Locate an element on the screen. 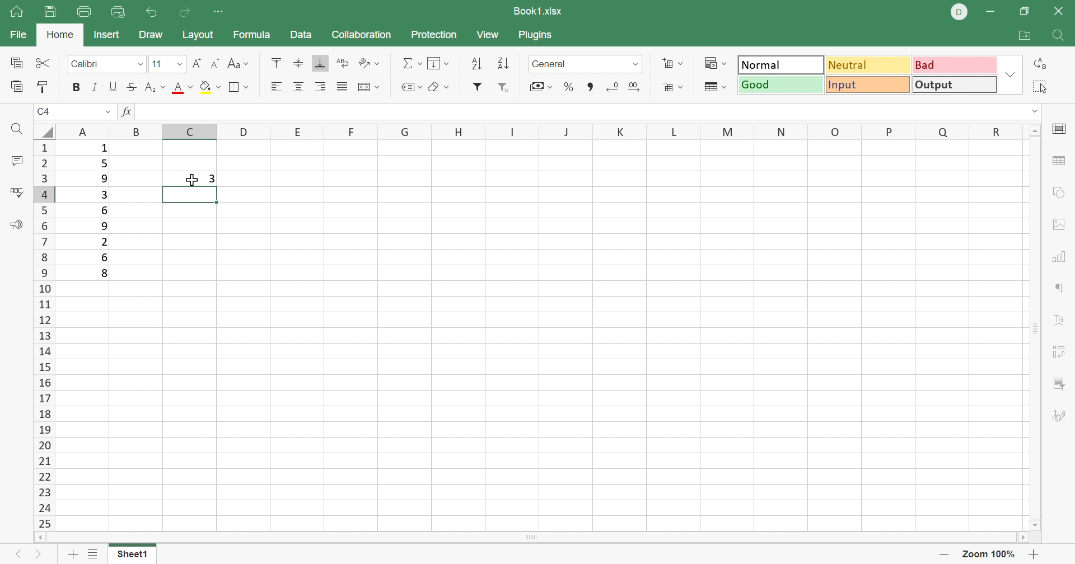  Find is located at coordinates (1062, 35).